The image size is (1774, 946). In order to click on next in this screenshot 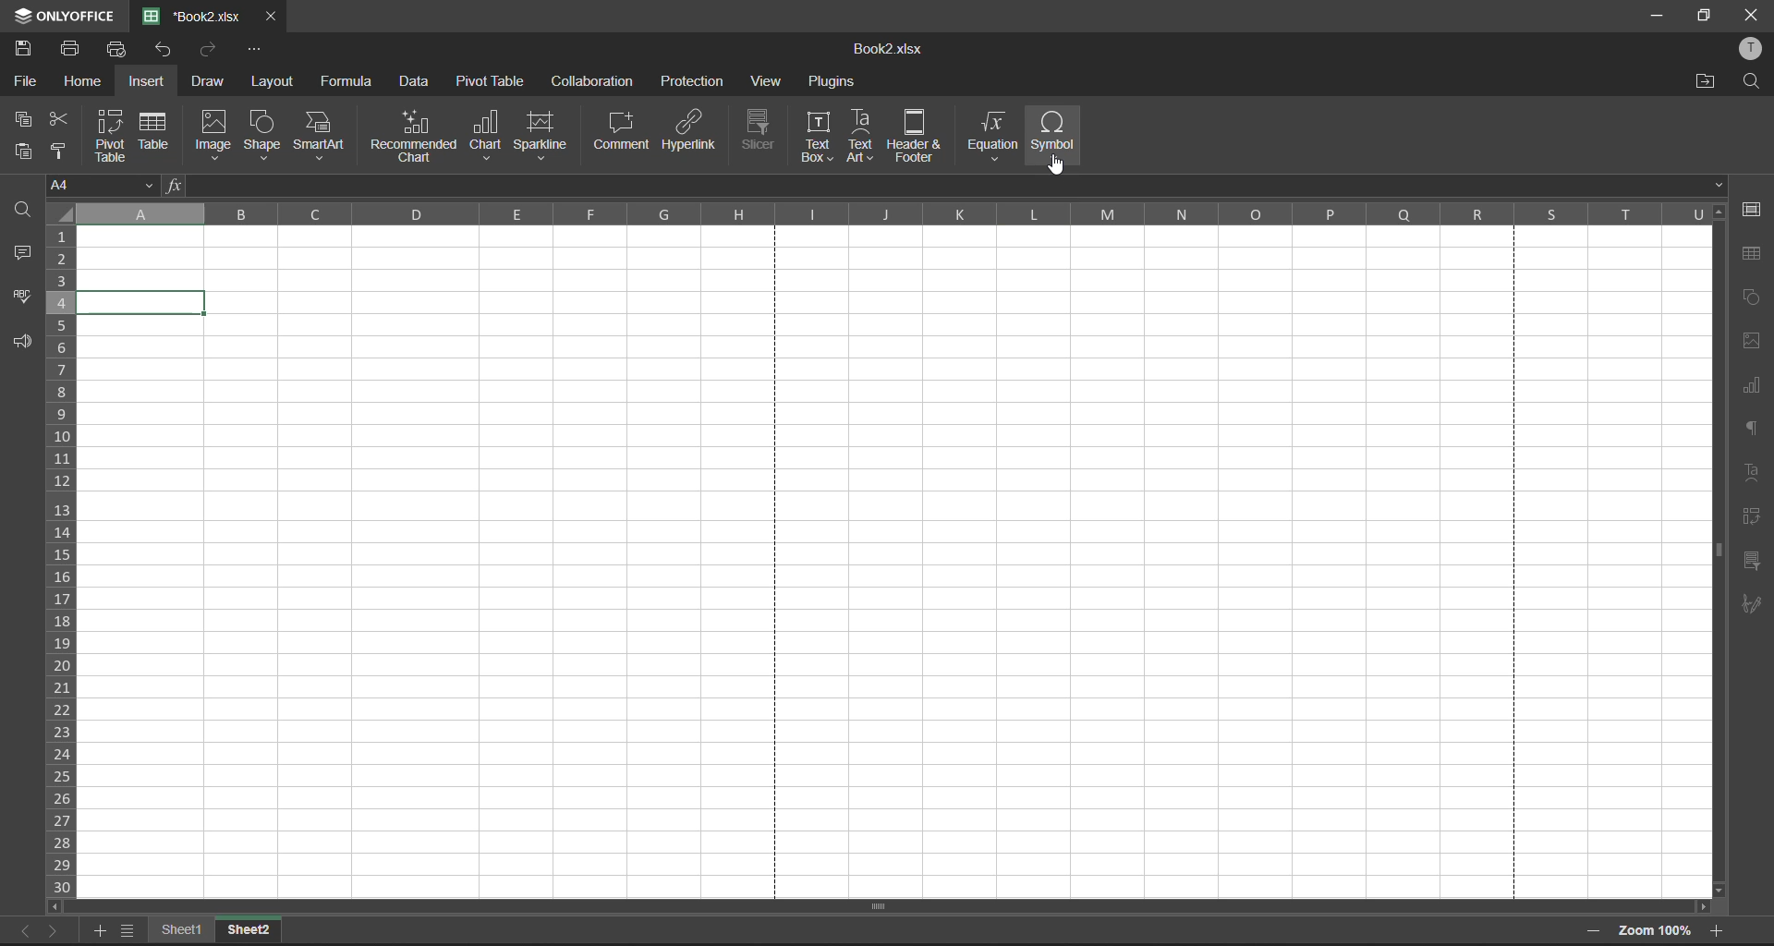, I will do `click(55, 930)`.